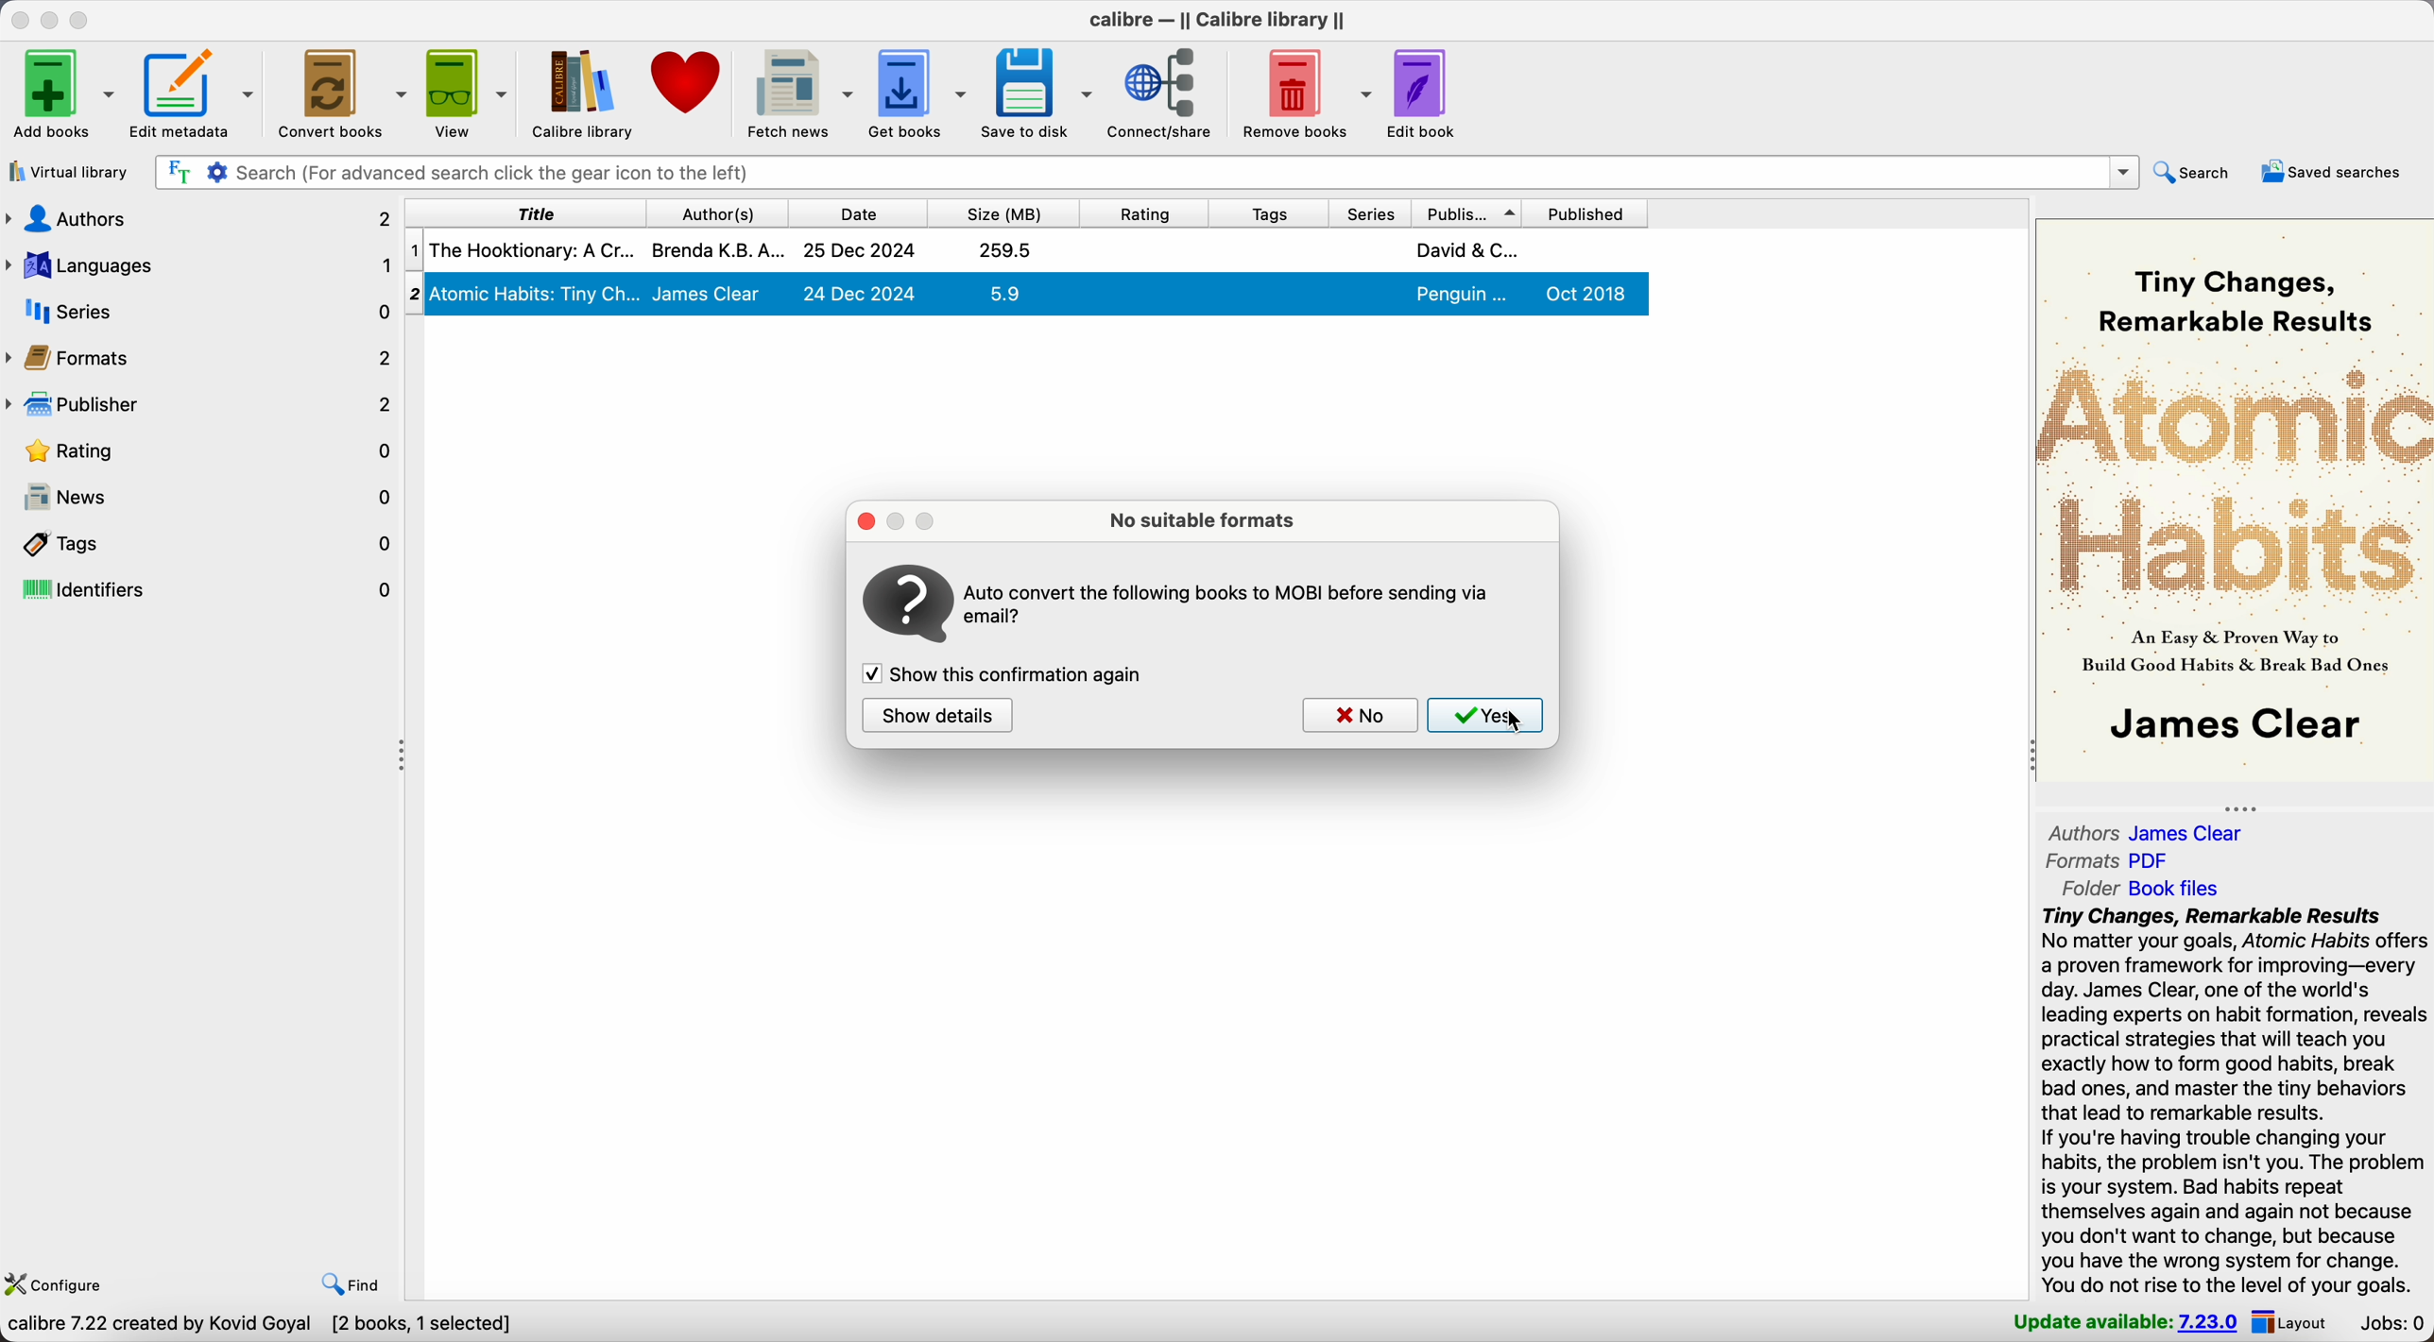 The height and width of the screenshot is (1342, 2434). I want to click on edit metadata, so click(197, 95).